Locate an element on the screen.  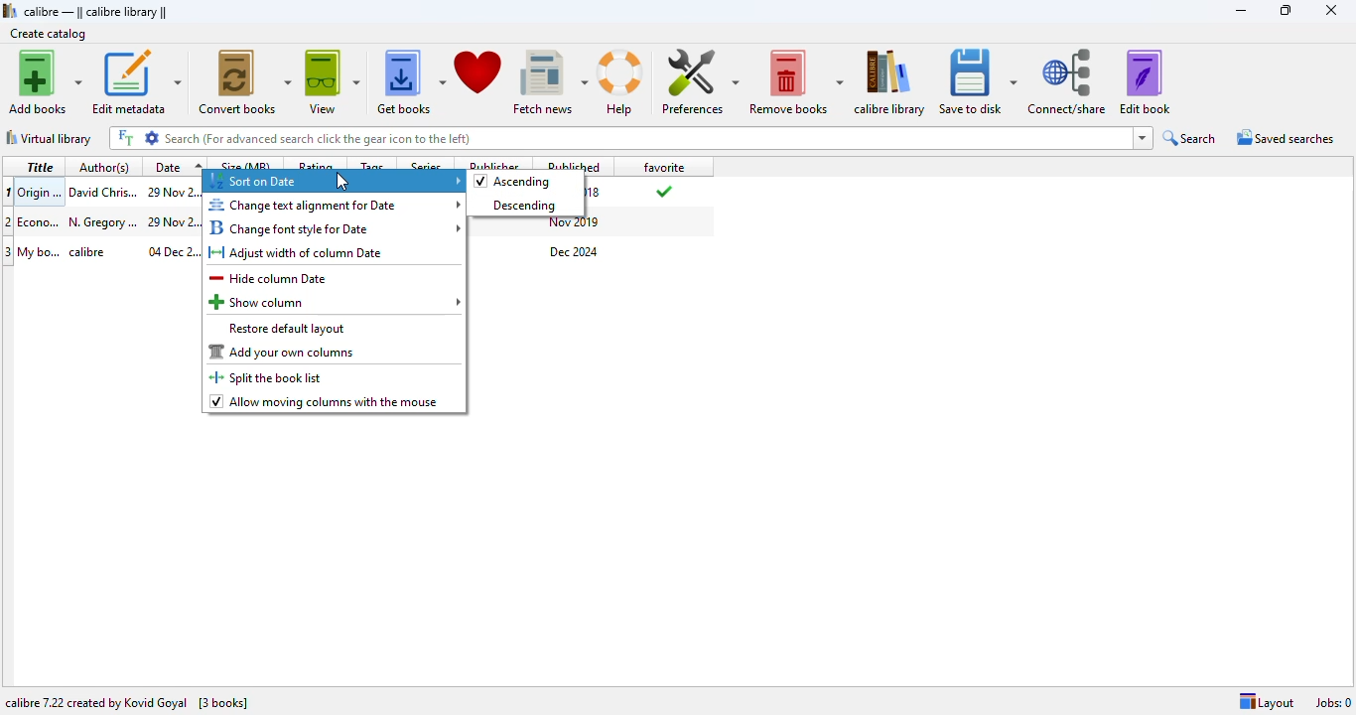
preferences is located at coordinates (700, 81).